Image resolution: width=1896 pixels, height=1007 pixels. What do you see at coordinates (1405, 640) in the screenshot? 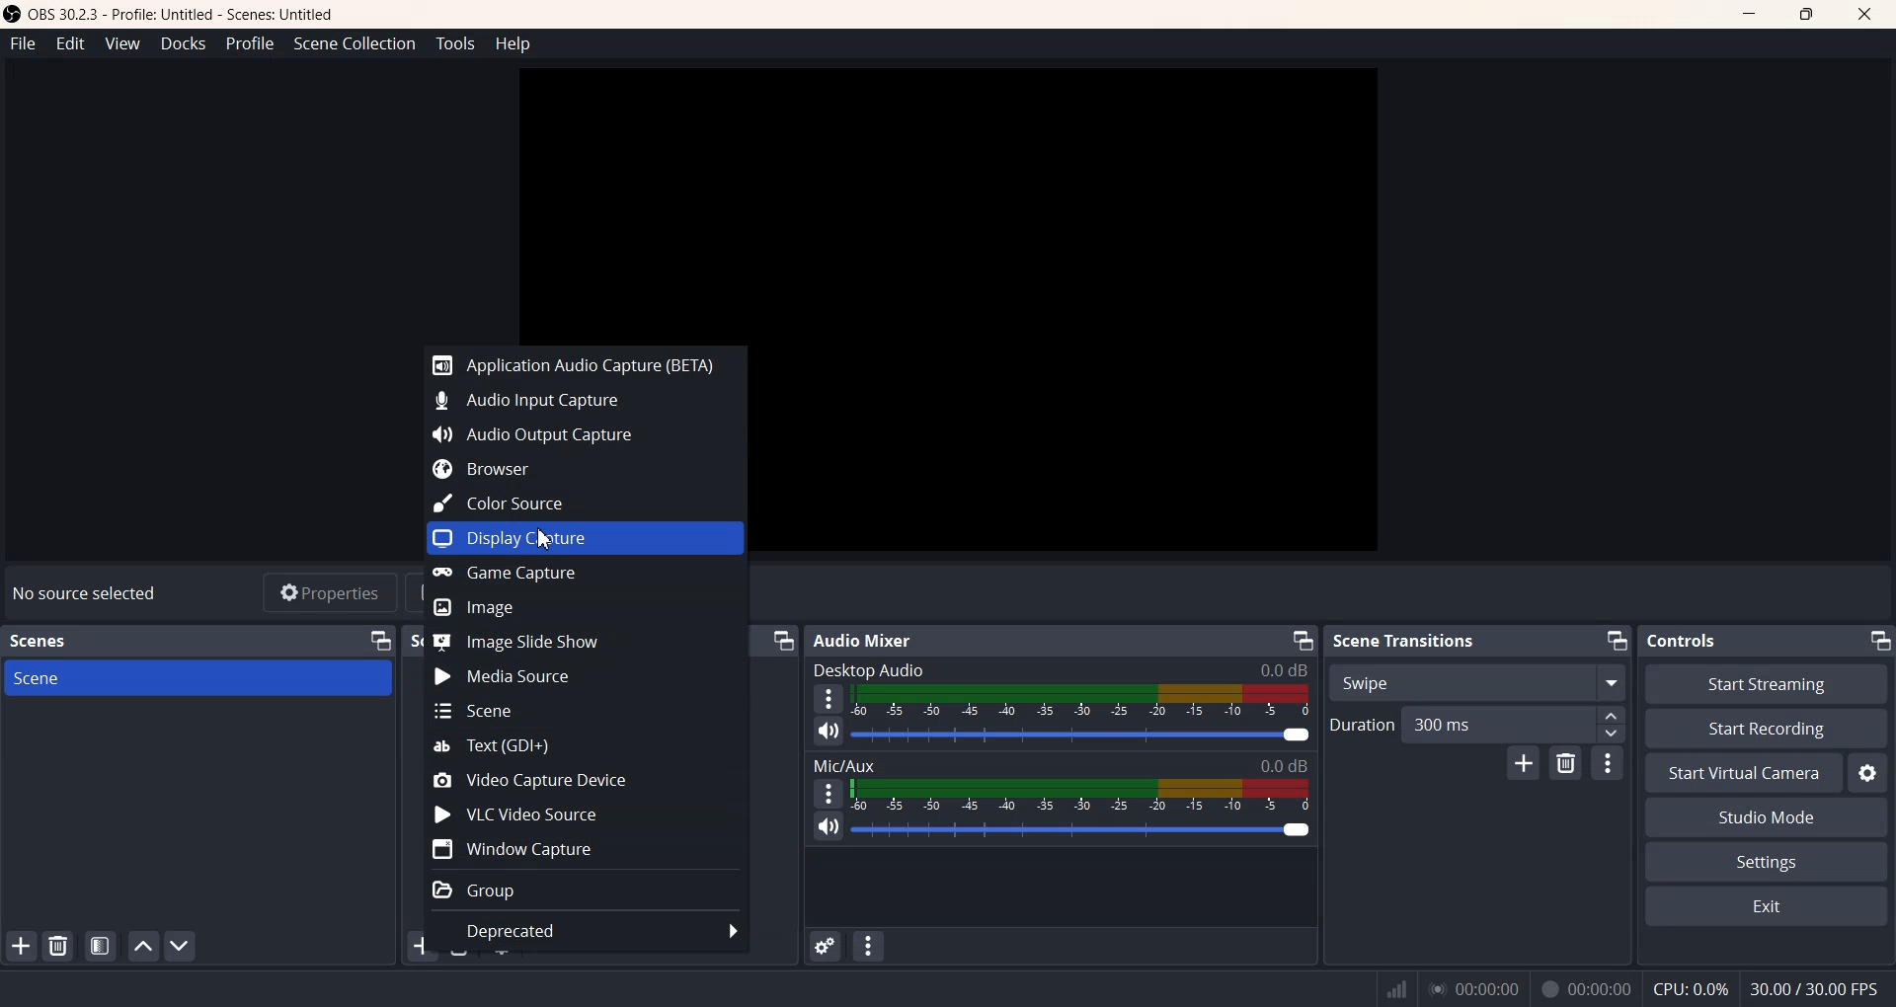
I see `Scene Transitions` at bounding box center [1405, 640].